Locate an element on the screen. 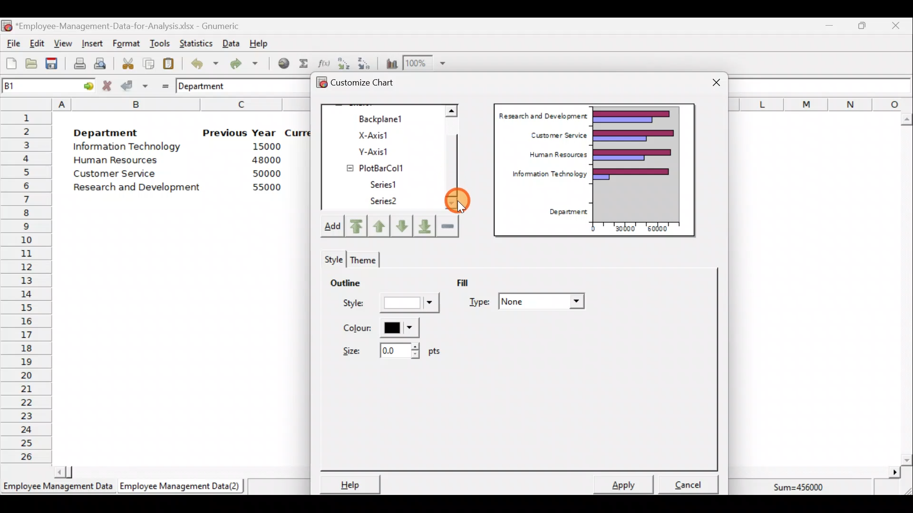 This screenshot has width=913, height=513. Color is located at coordinates (379, 328).